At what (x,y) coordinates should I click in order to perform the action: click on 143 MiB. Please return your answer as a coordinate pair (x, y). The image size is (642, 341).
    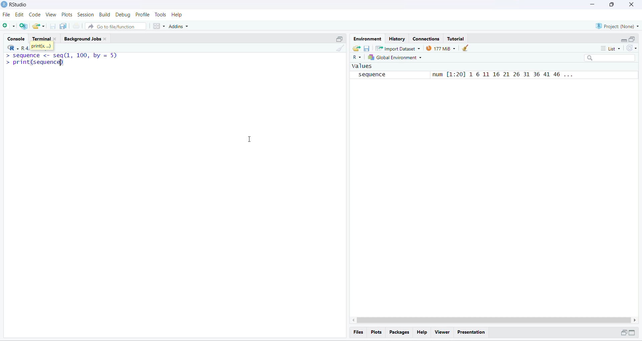
    Looking at the image, I should click on (440, 48).